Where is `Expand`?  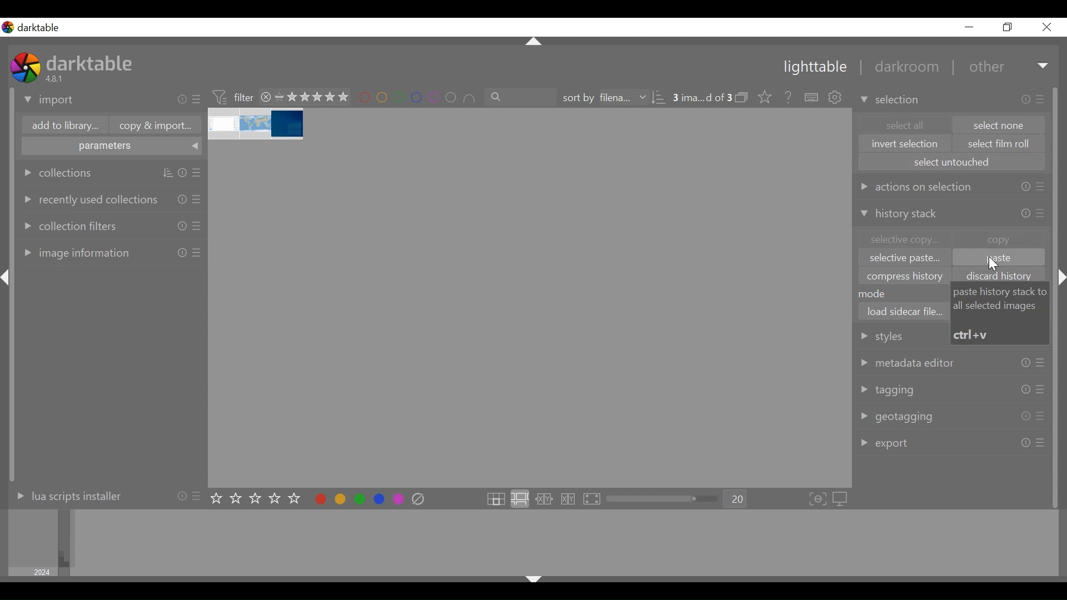 Expand is located at coordinates (1044, 67).